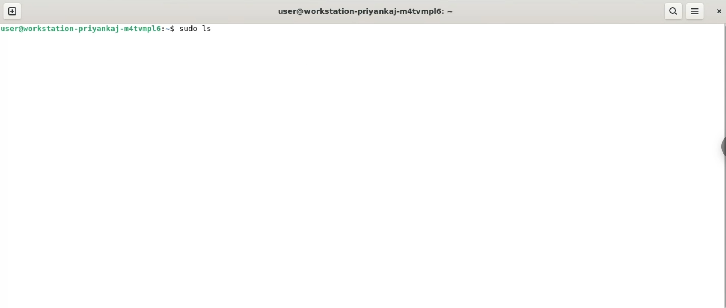 The height and width of the screenshot is (308, 726). I want to click on title, so click(366, 12).